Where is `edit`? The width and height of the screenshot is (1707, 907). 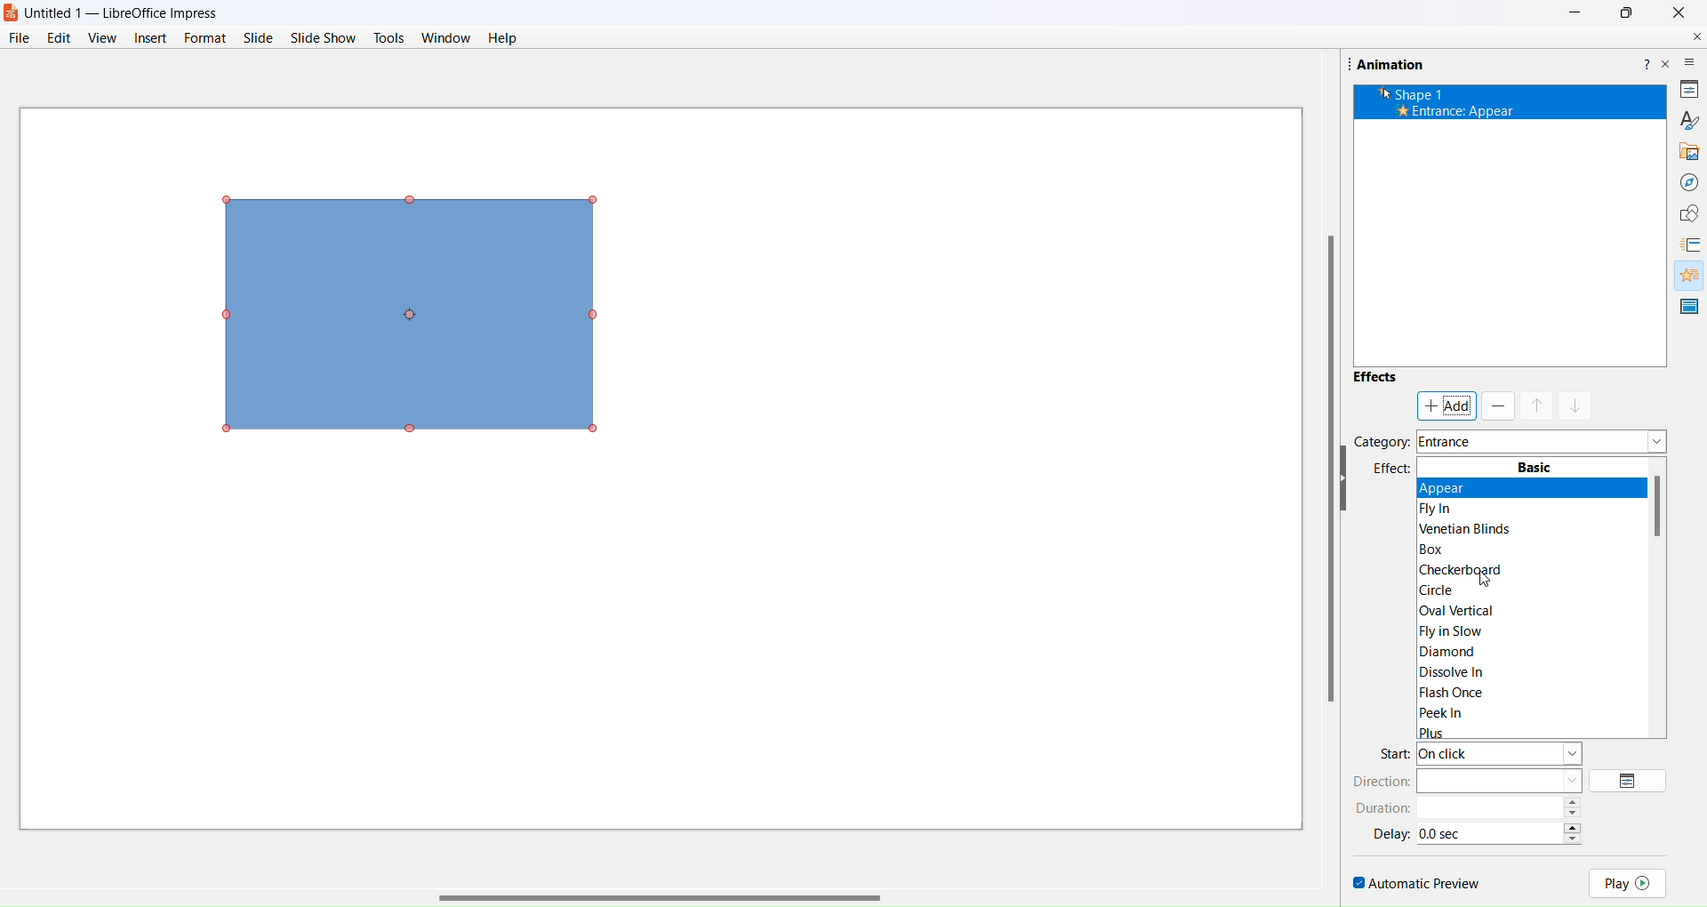
edit is located at coordinates (60, 36).